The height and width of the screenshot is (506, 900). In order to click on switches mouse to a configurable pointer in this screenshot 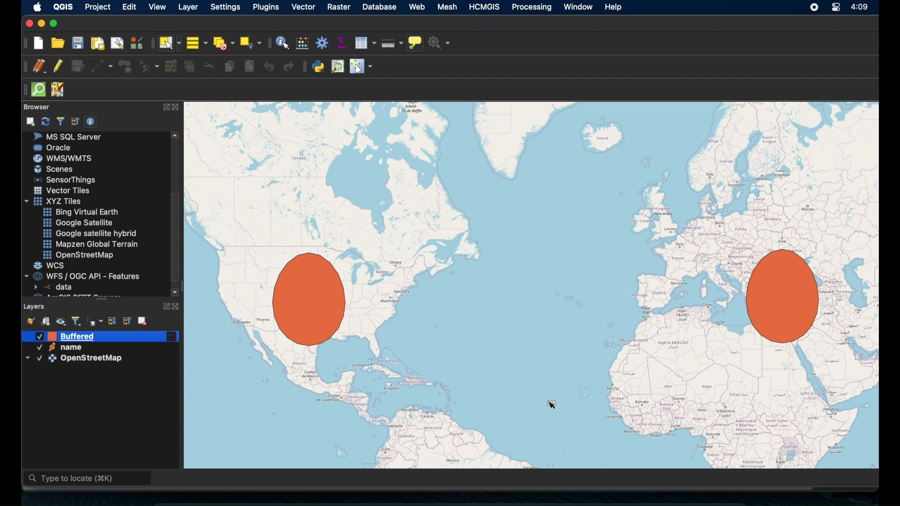, I will do `click(361, 67)`.